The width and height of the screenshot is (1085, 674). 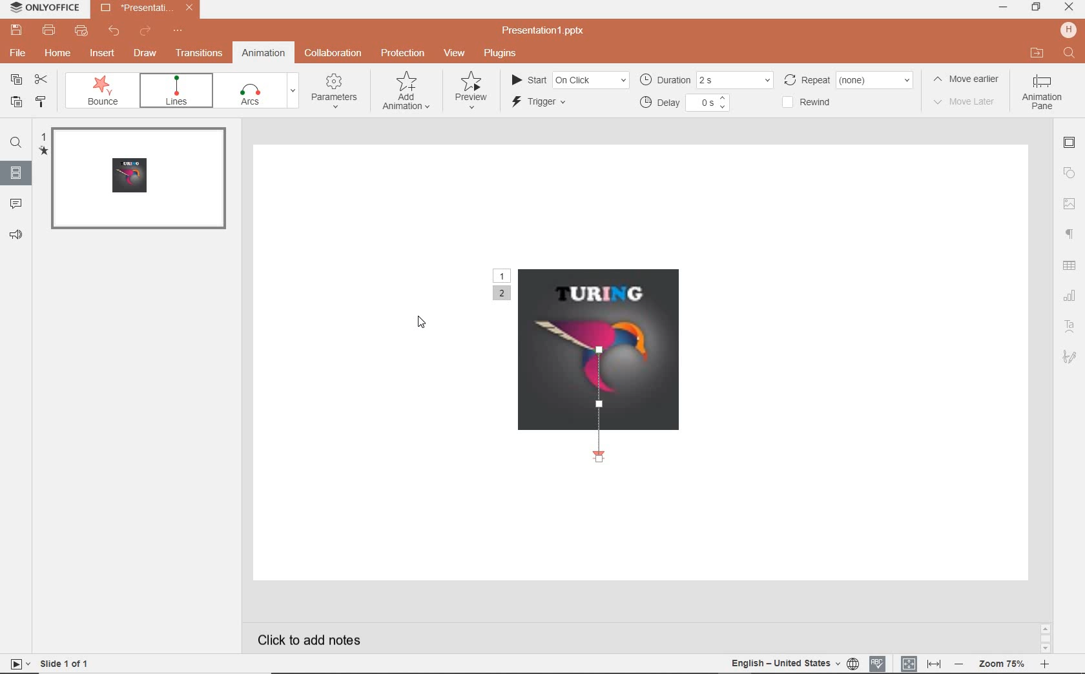 What do you see at coordinates (1048, 94) in the screenshot?
I see `animation pane` at bounding box center [1048, 94].